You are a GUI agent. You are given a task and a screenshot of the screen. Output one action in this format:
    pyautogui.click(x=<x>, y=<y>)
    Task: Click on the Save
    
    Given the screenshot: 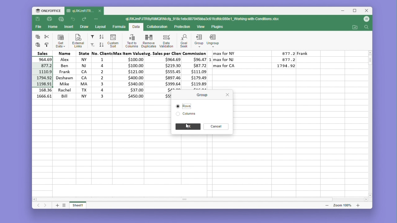 What is the action you would take?
    pyautogui.click(x=38, y=19)
    